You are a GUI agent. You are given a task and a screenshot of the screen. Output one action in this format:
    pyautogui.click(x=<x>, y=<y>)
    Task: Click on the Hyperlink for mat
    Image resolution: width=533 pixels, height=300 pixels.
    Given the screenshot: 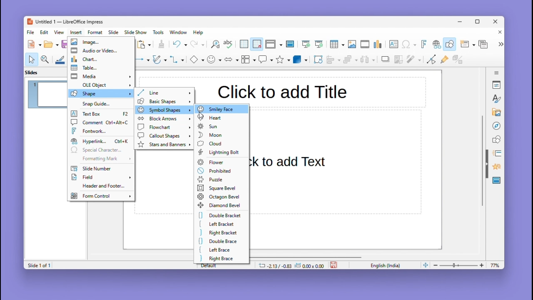 What is the action you would take?
    pyautogui.click(x=101, y=141)
    